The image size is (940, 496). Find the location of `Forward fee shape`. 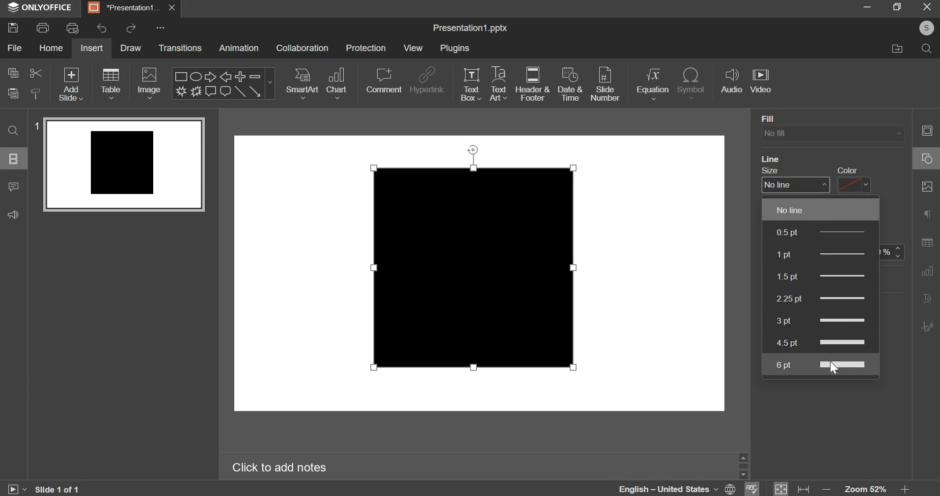

Forward fee shape is located at coordinates (196, 91).